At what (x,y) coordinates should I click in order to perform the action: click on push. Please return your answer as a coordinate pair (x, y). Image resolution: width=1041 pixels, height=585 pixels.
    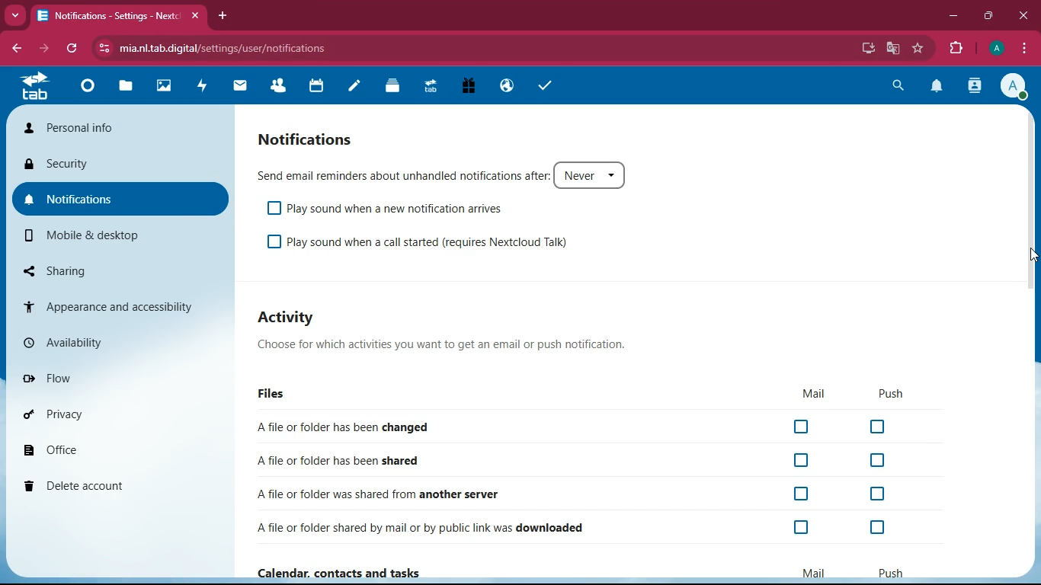
    Looking at the image, I should click on (888, 392).